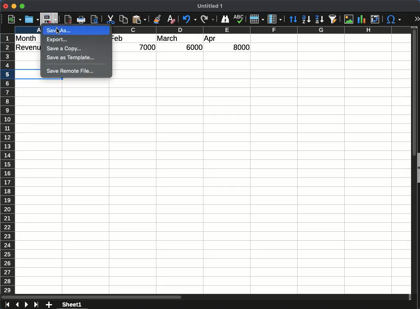  I want to click on paste, so click(140, 20).